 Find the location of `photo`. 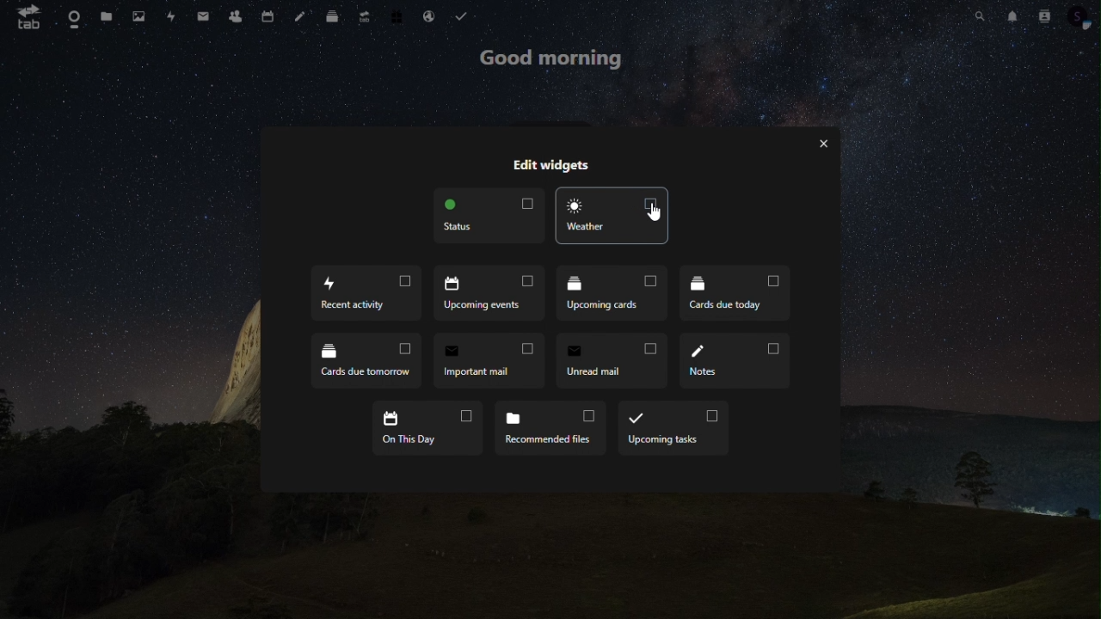

photo is located at coordinates (141, 17).